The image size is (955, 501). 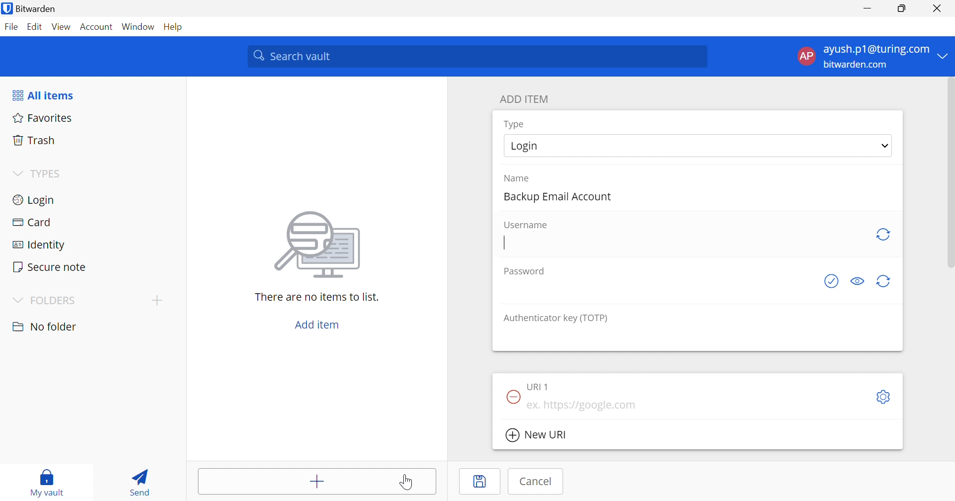 I want to click on Add item, so click(x=316, y=480).